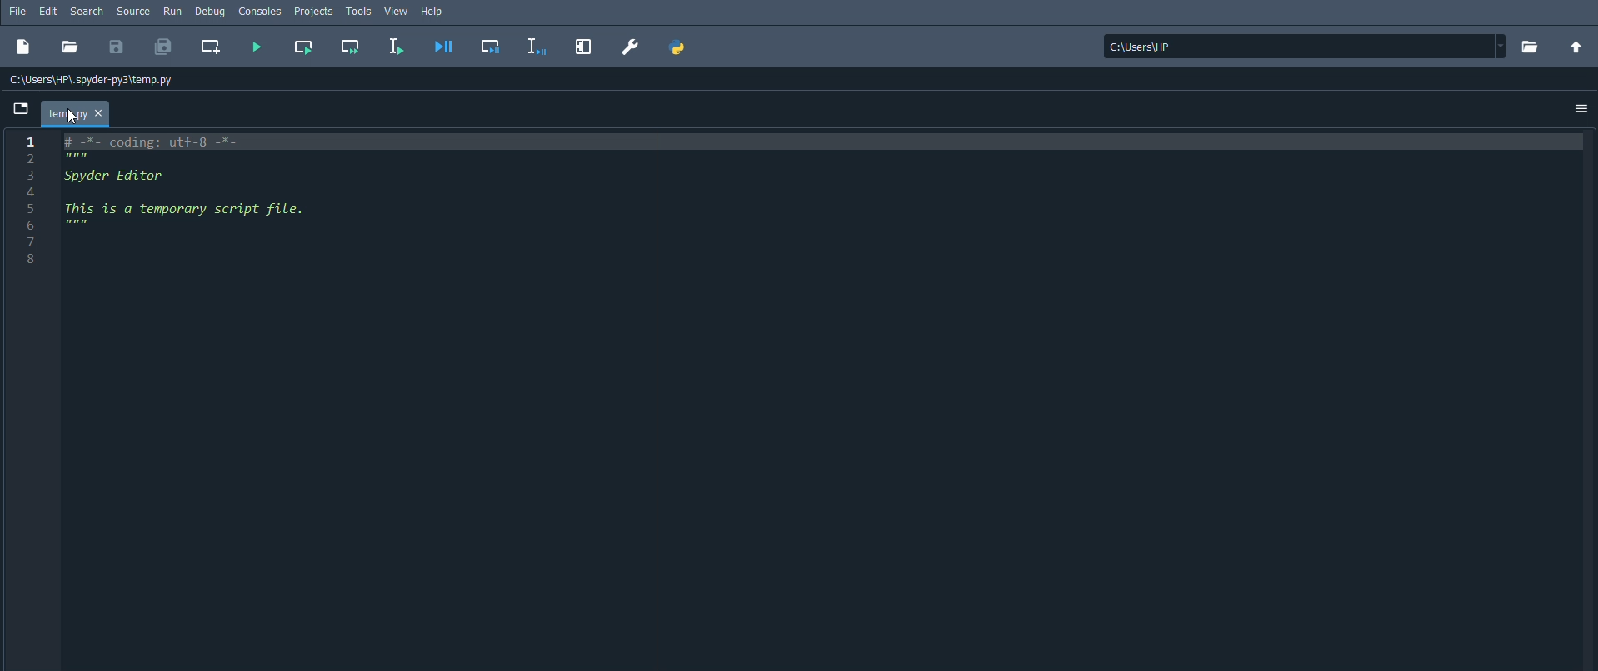 This screenshot has height=671, width=1598. Describe the element at coordinates (434, 11) in the screenshot. I see `Help` at that location.